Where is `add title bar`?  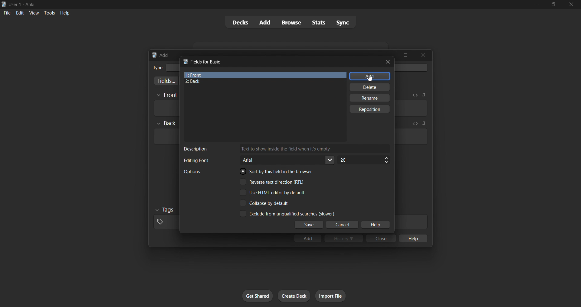
add title bar is located at coordinates (164, 55).